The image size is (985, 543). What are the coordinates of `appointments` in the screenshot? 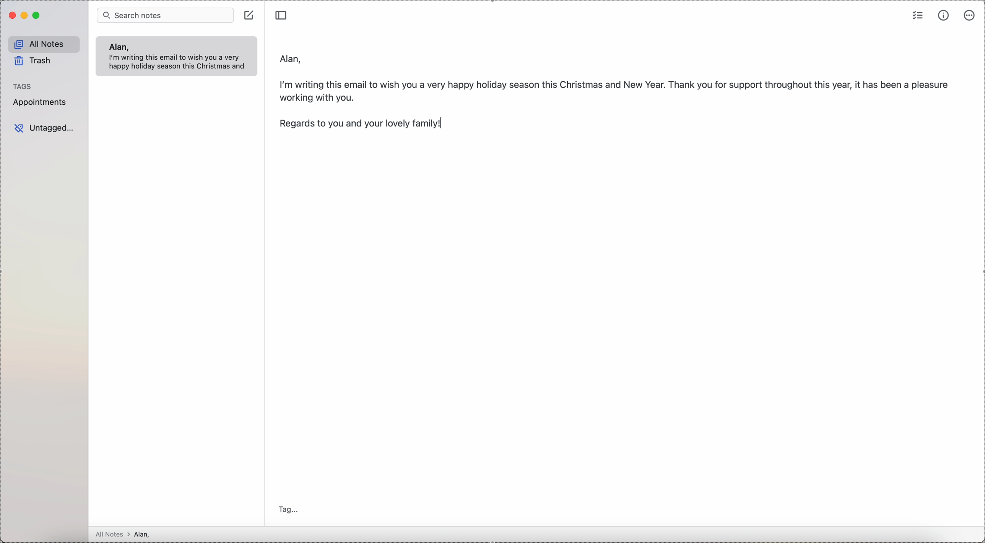 It's located at (41, 102).